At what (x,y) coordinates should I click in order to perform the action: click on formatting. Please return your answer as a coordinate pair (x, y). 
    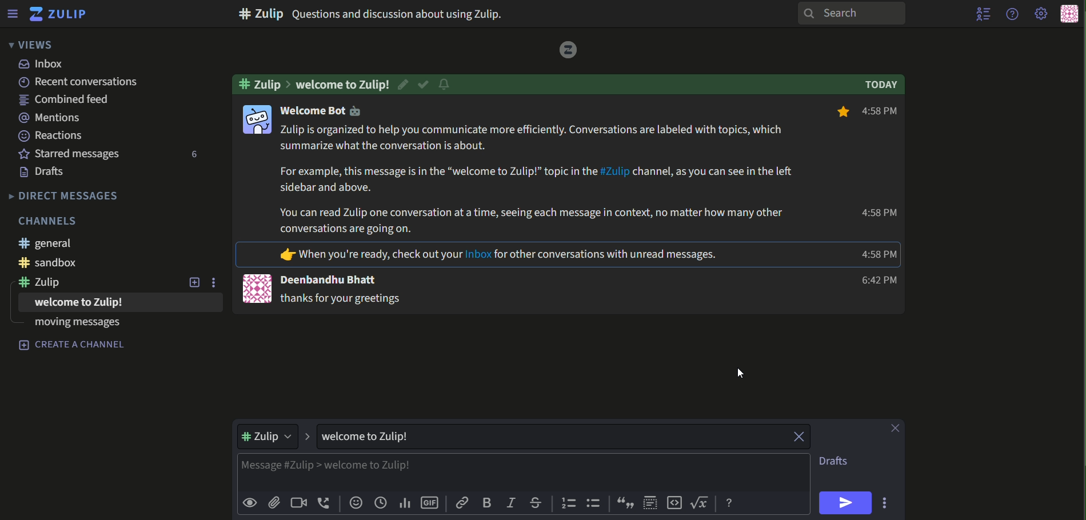
    Looking at the image, I should click on (731, 503).